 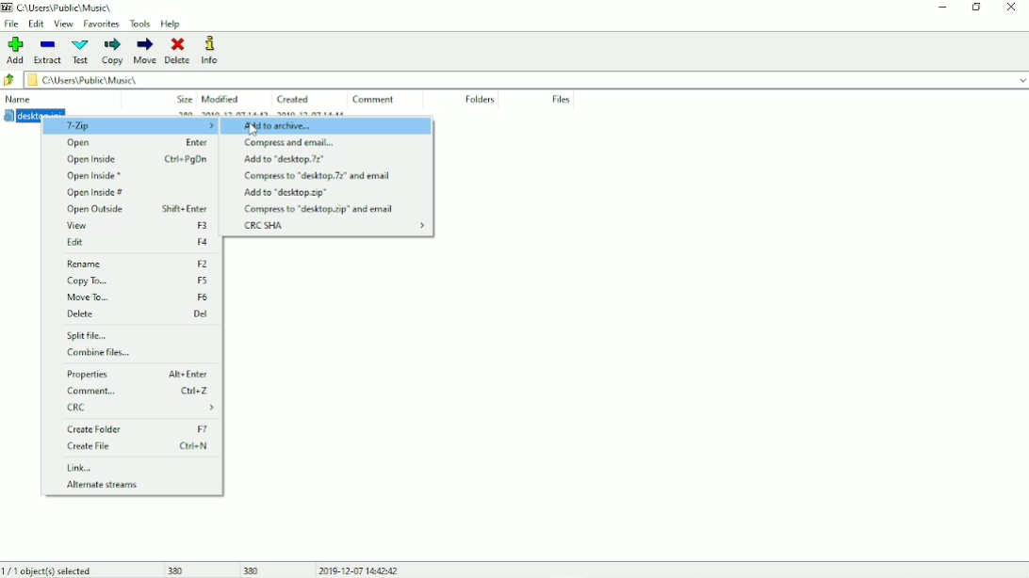 I want to click on Comment, so click(x=377, y=100).